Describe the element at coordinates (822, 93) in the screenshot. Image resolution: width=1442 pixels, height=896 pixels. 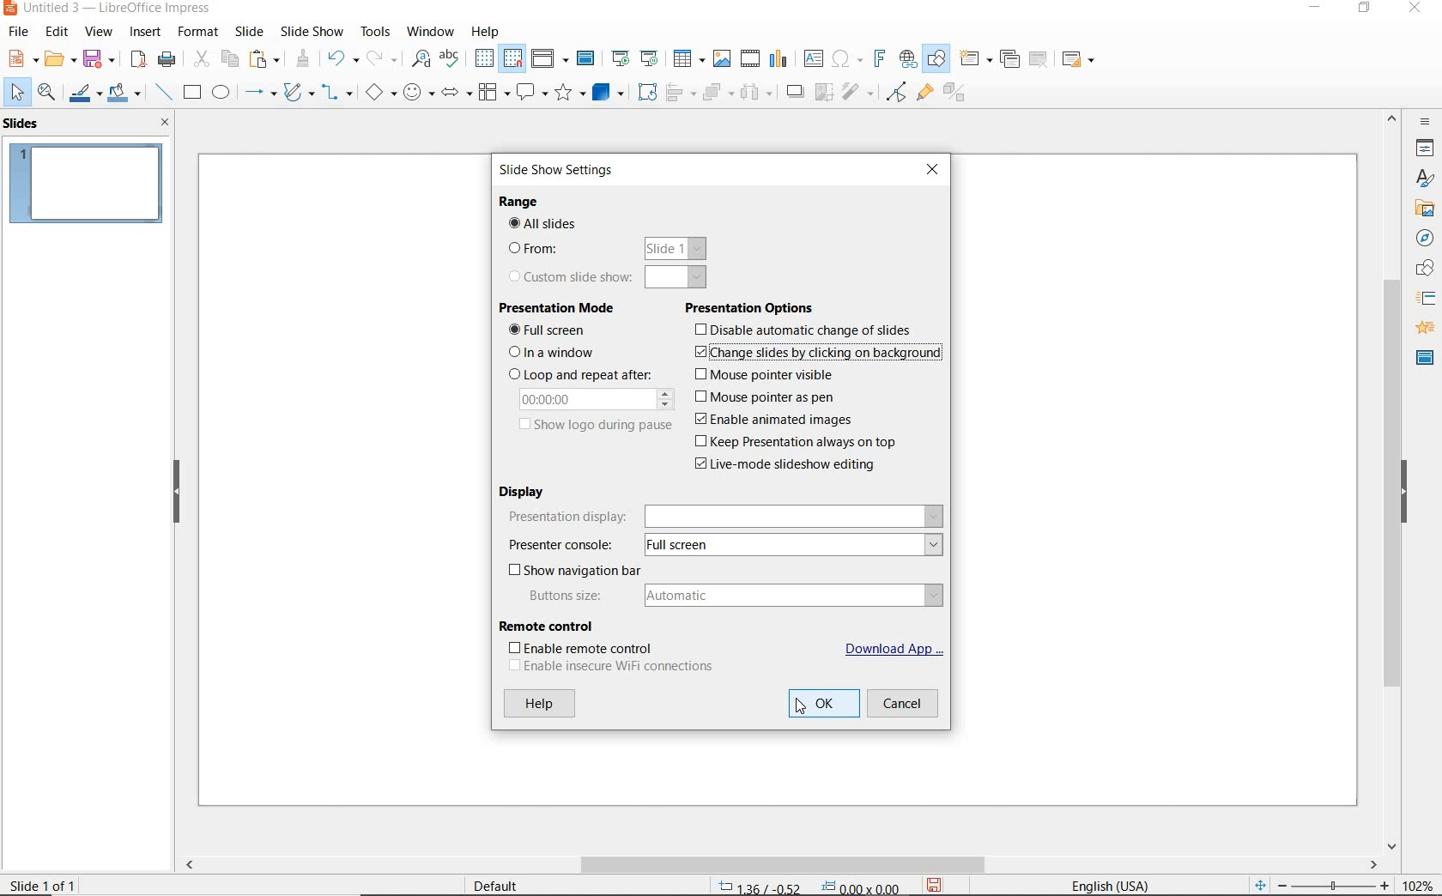
I see `CROP IMAGE` at that location.